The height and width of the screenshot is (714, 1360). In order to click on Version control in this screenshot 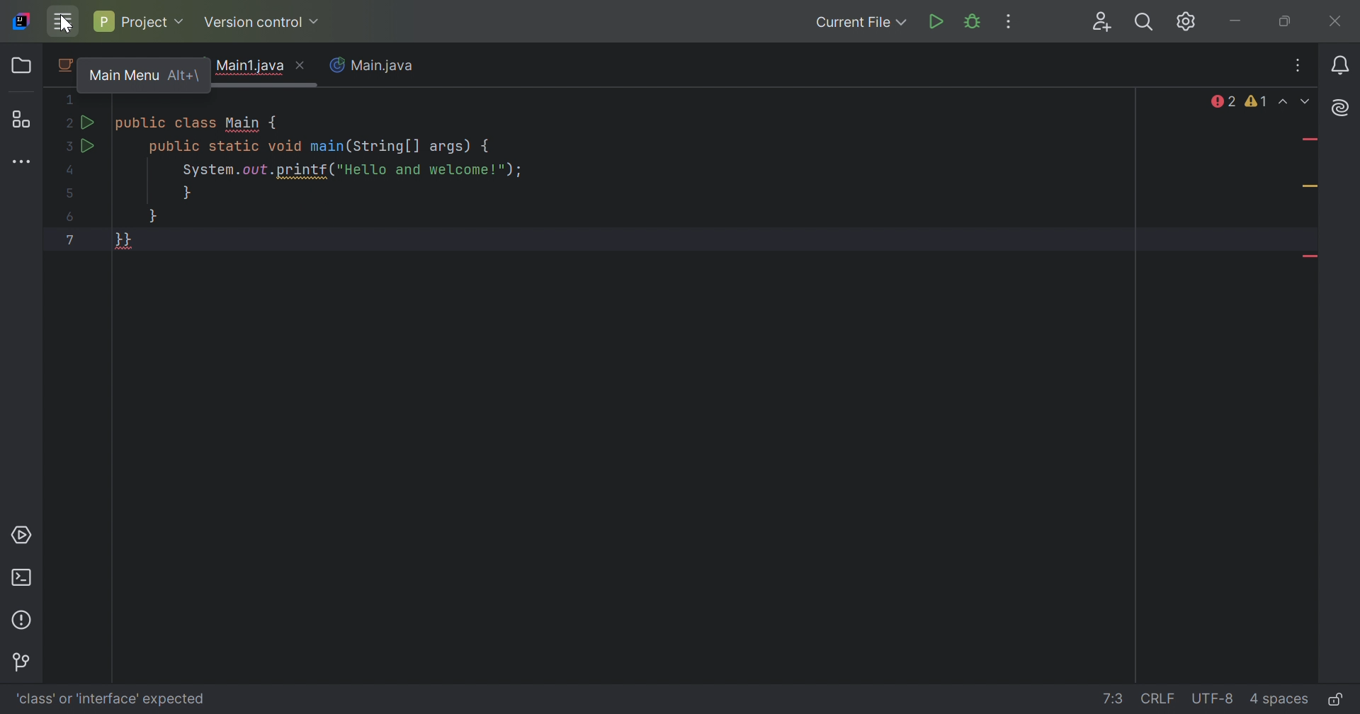, I will do `click(263, 21)`.